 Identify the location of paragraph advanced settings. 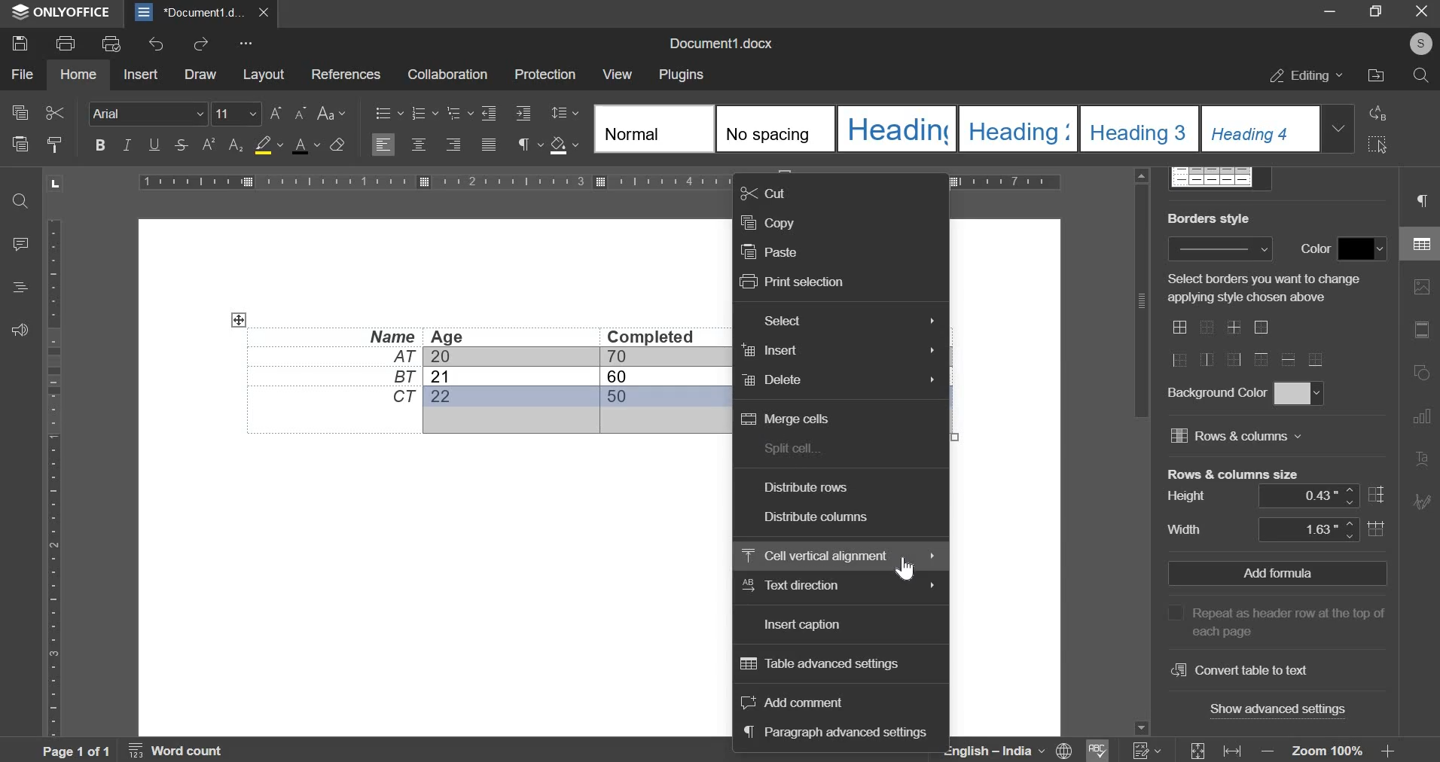
(834, 732).